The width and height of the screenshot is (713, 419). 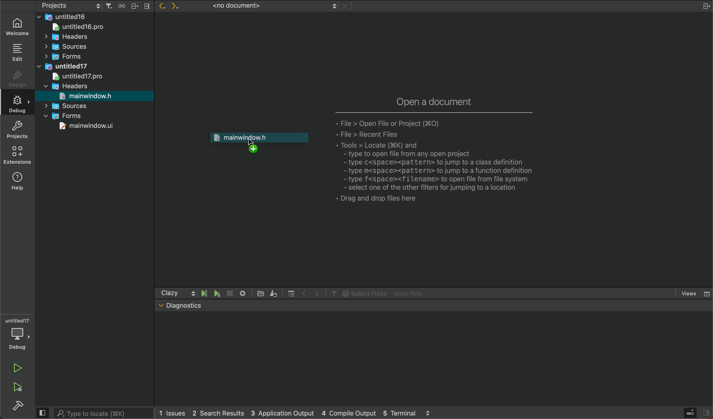 What do you see at coordinates (171, 413) in the screenshot?
I see `1 Issues` at bounding box center [171, 413].